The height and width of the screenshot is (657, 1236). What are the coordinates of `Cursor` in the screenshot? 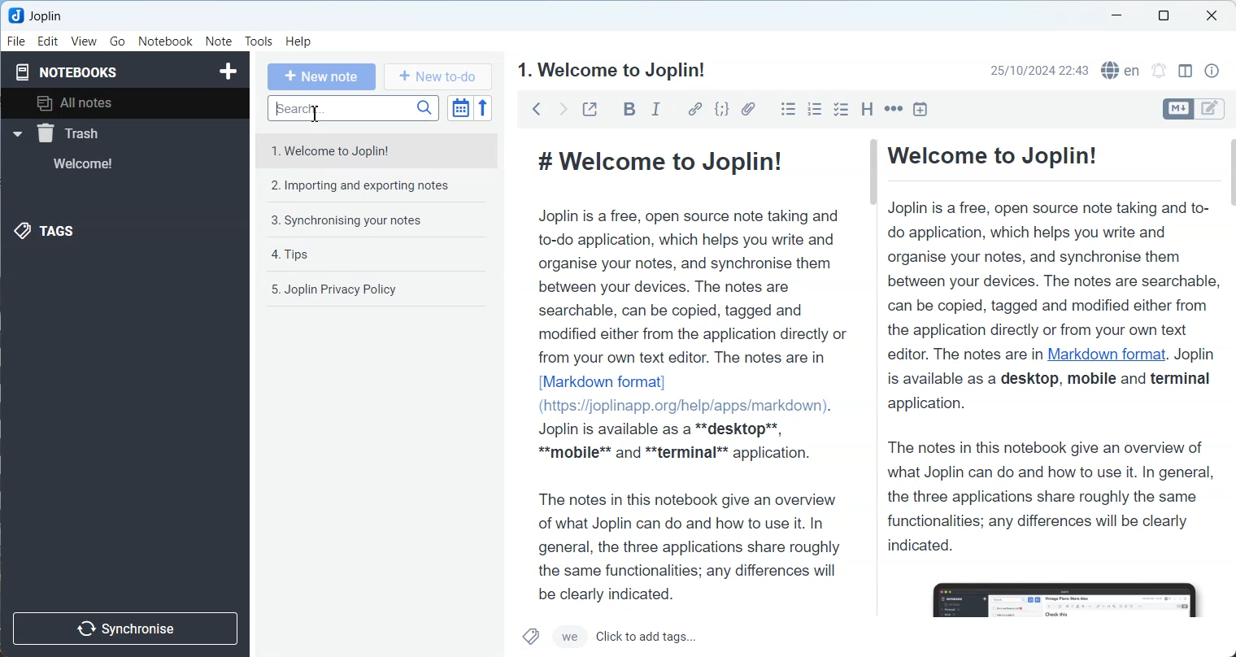 It's located at (316, 115).